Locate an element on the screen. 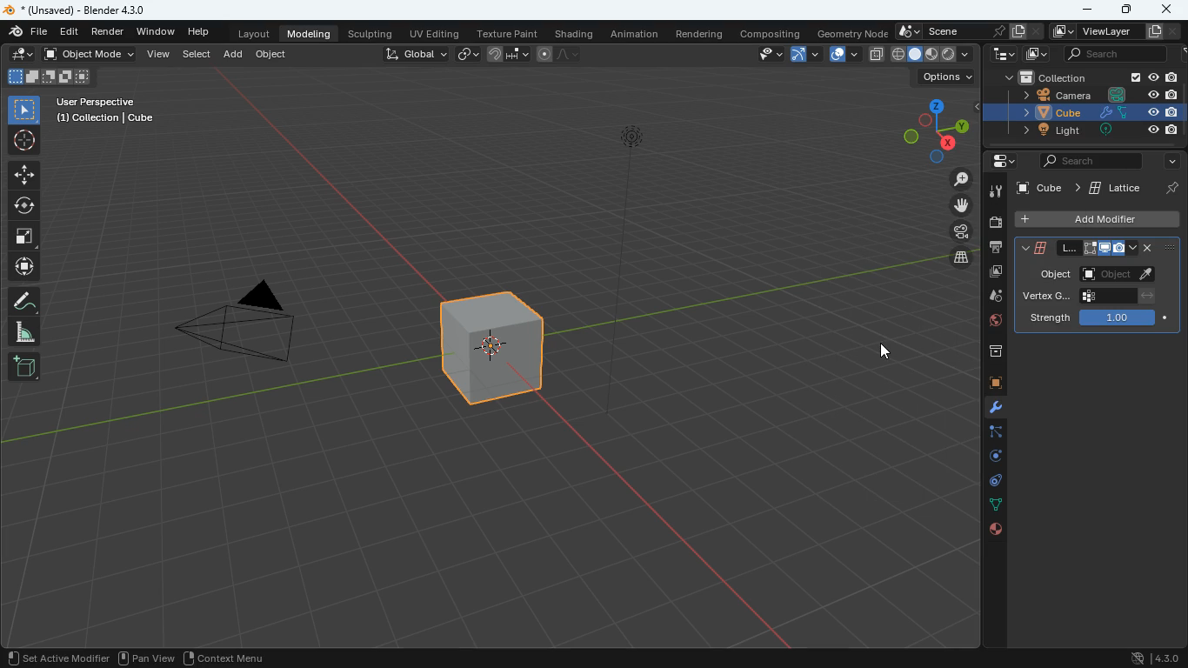  user perspective is located at coordinates (113, 109).